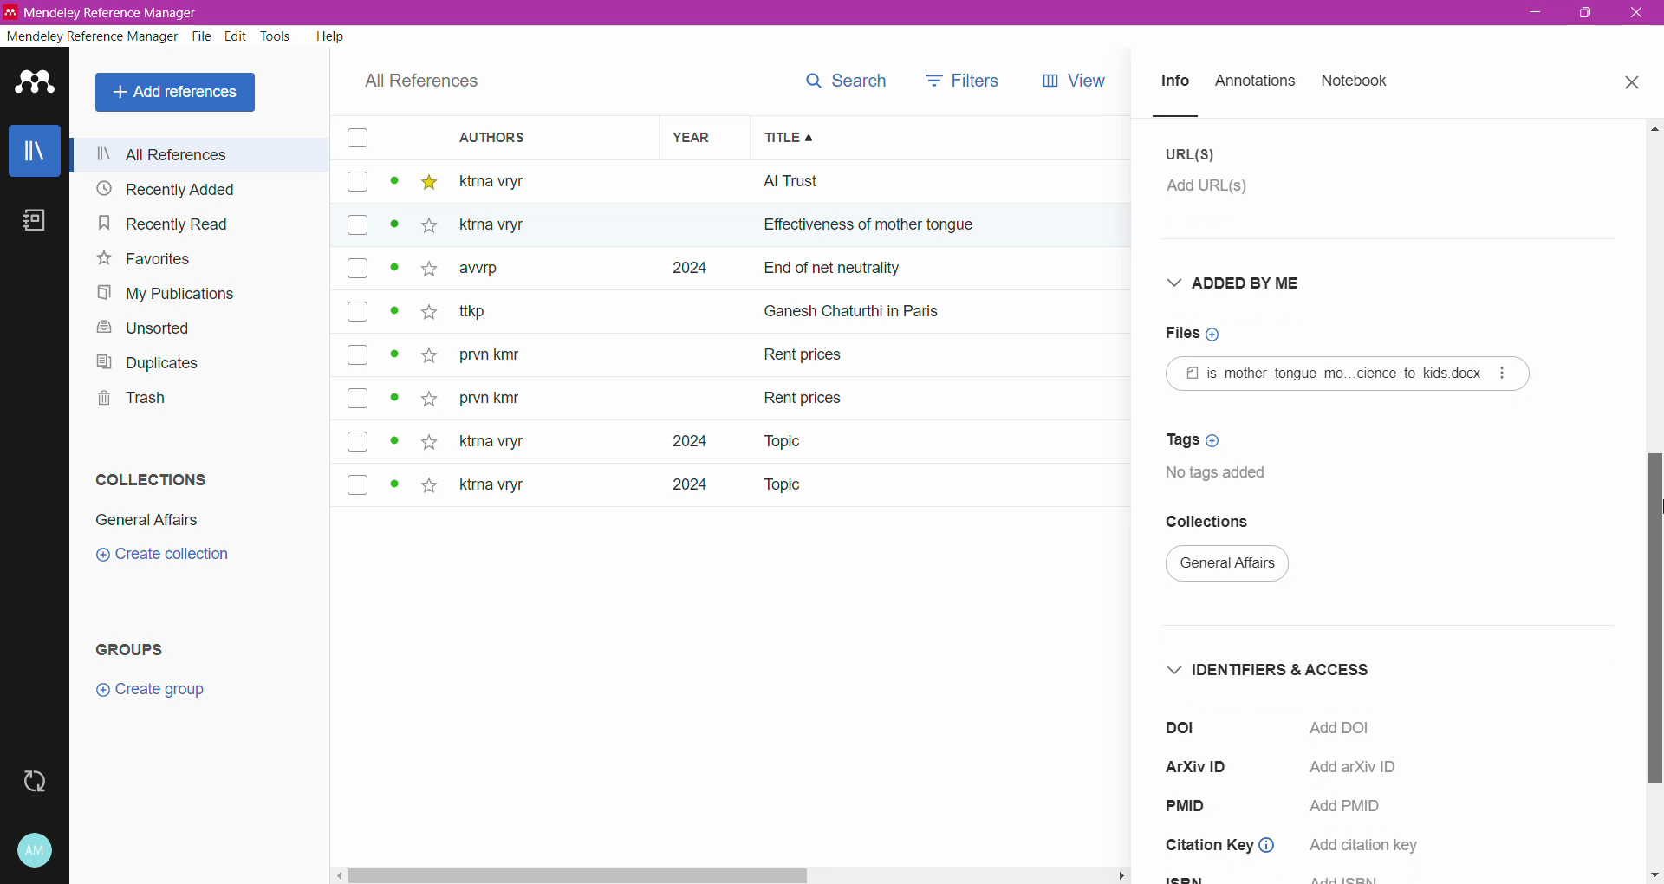 The height and width of the screenshot is (884, 1664). What do you see at coordinates (848, 229) in the screenshot?
I see `effectiveness of mother ton` at bounding box center [848, 229].